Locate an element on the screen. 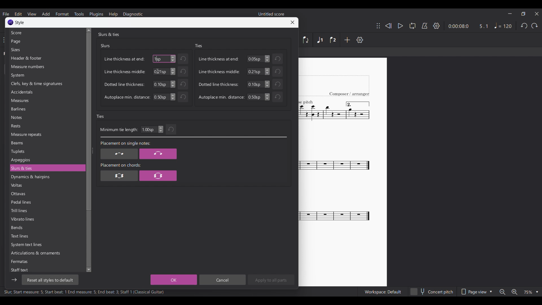  Increase/Decrease minimum tie length is located at coordinates (161, 129).